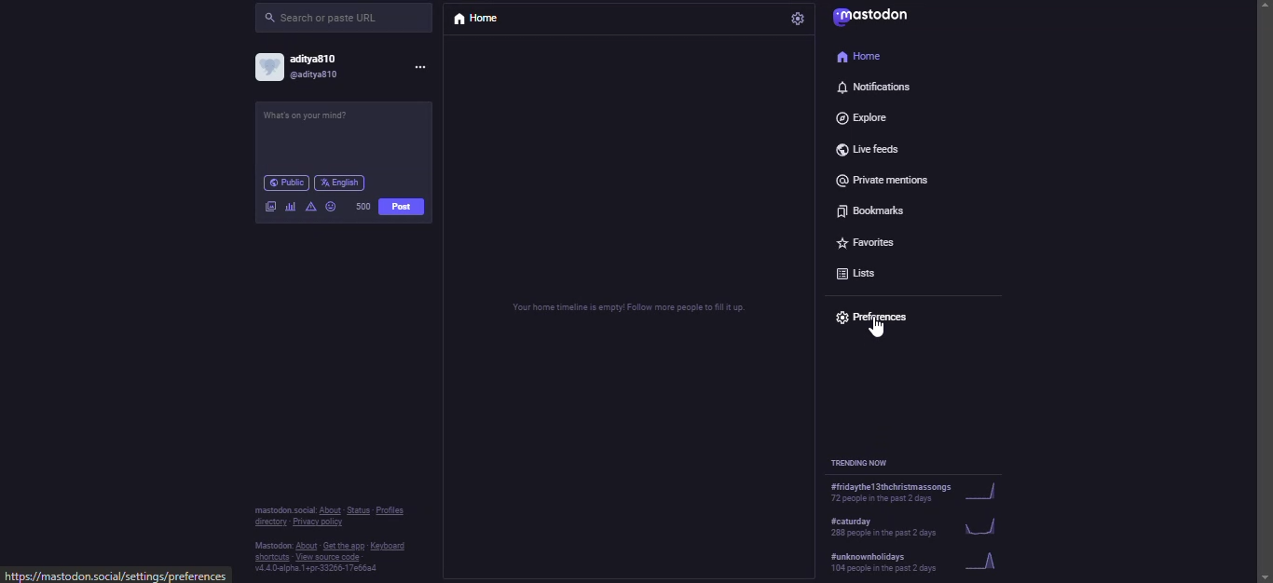 The image size is (1273, 583). I want to click on Your home timeline is empty! Follow more people to fill it up., so click(623, 309).